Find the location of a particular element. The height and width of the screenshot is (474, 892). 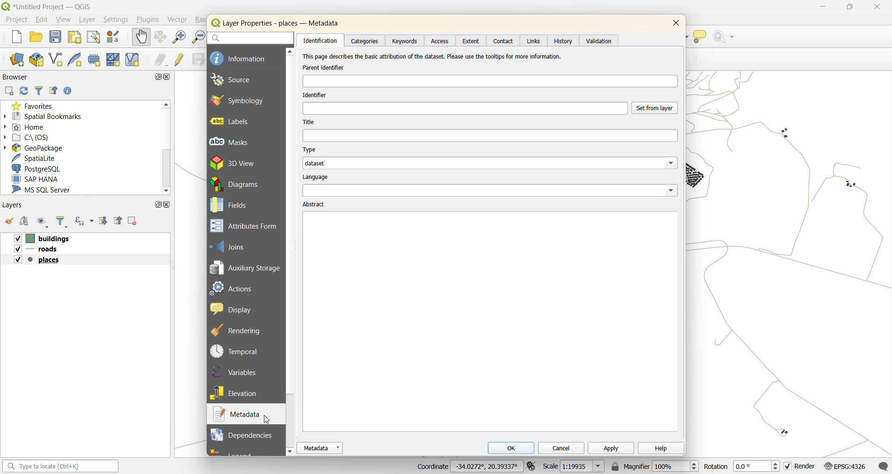

filter by expression is located at coordinates (85, 219).